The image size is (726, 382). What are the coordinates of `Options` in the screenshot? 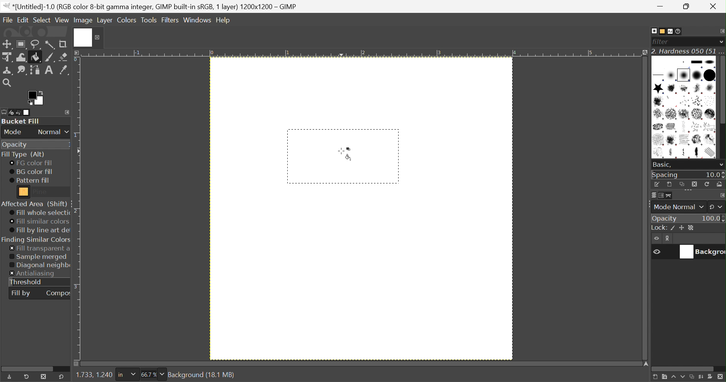 It's located at (721, 166).